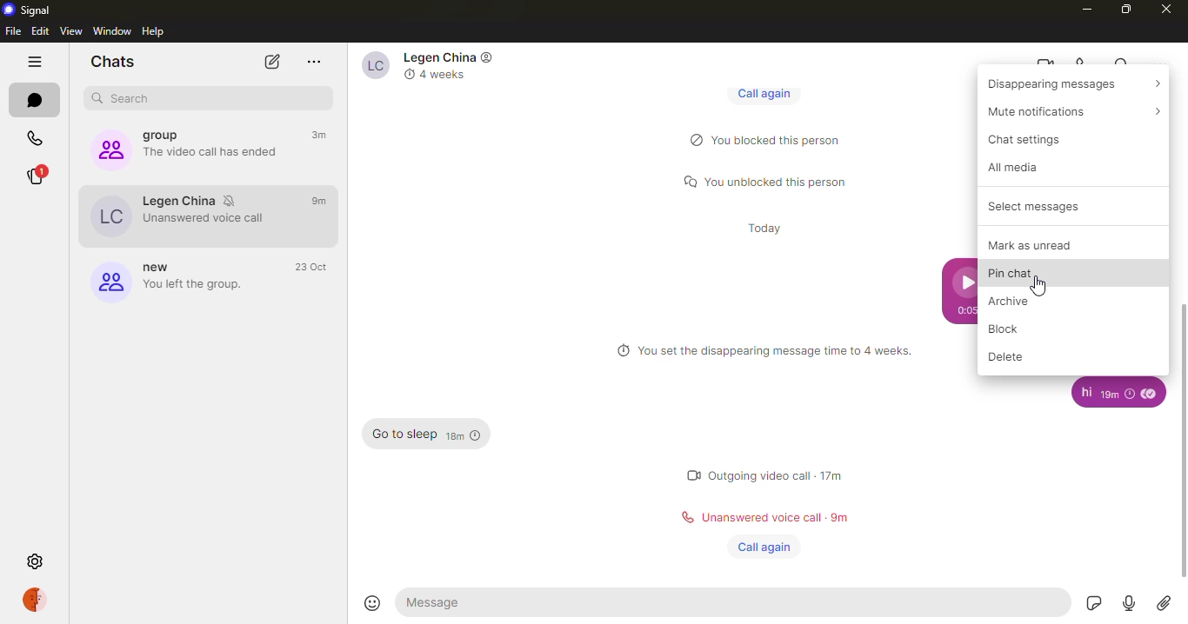 The width and height of the screenshot is (1188, 624). Describe the element at coordinates (1005, 301) in the screenshot. I see `archive` at that location.